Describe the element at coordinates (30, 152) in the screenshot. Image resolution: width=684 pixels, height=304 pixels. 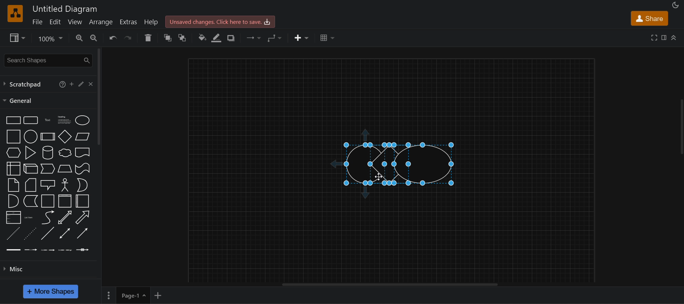
I see `triangle` at that location.